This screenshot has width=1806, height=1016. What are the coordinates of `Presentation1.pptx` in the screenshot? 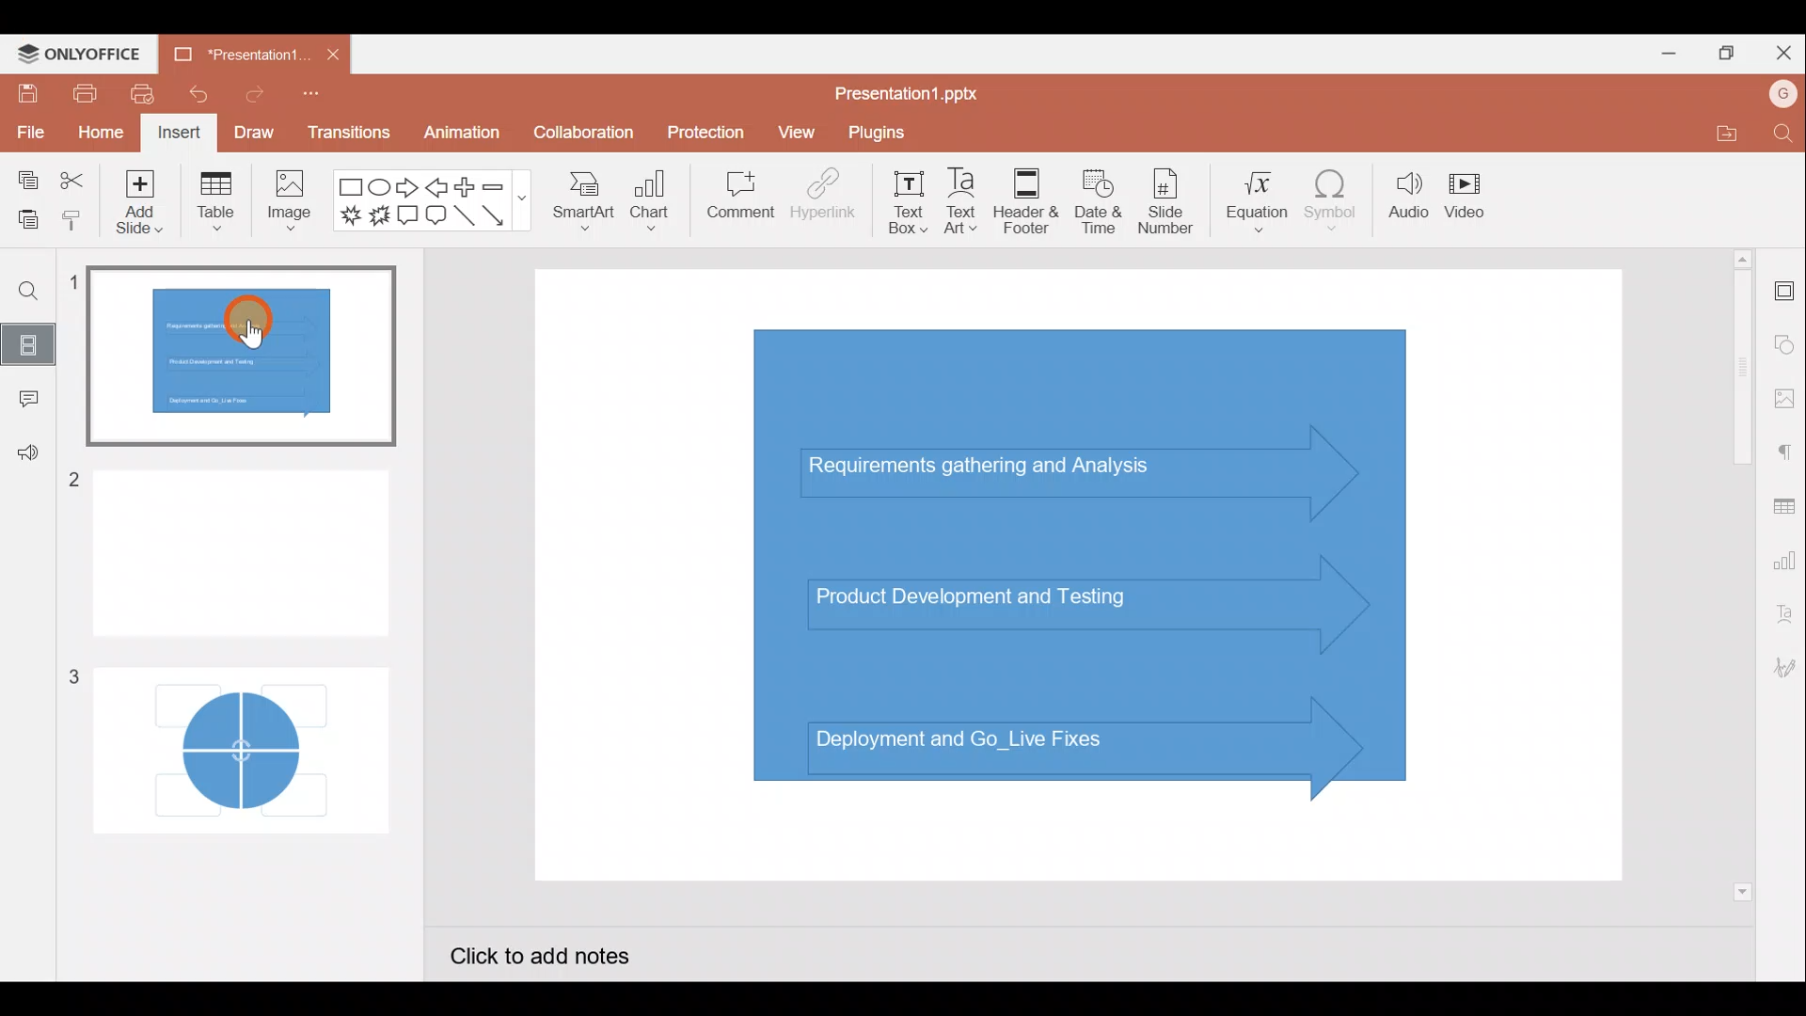 It's located at (916, 92).